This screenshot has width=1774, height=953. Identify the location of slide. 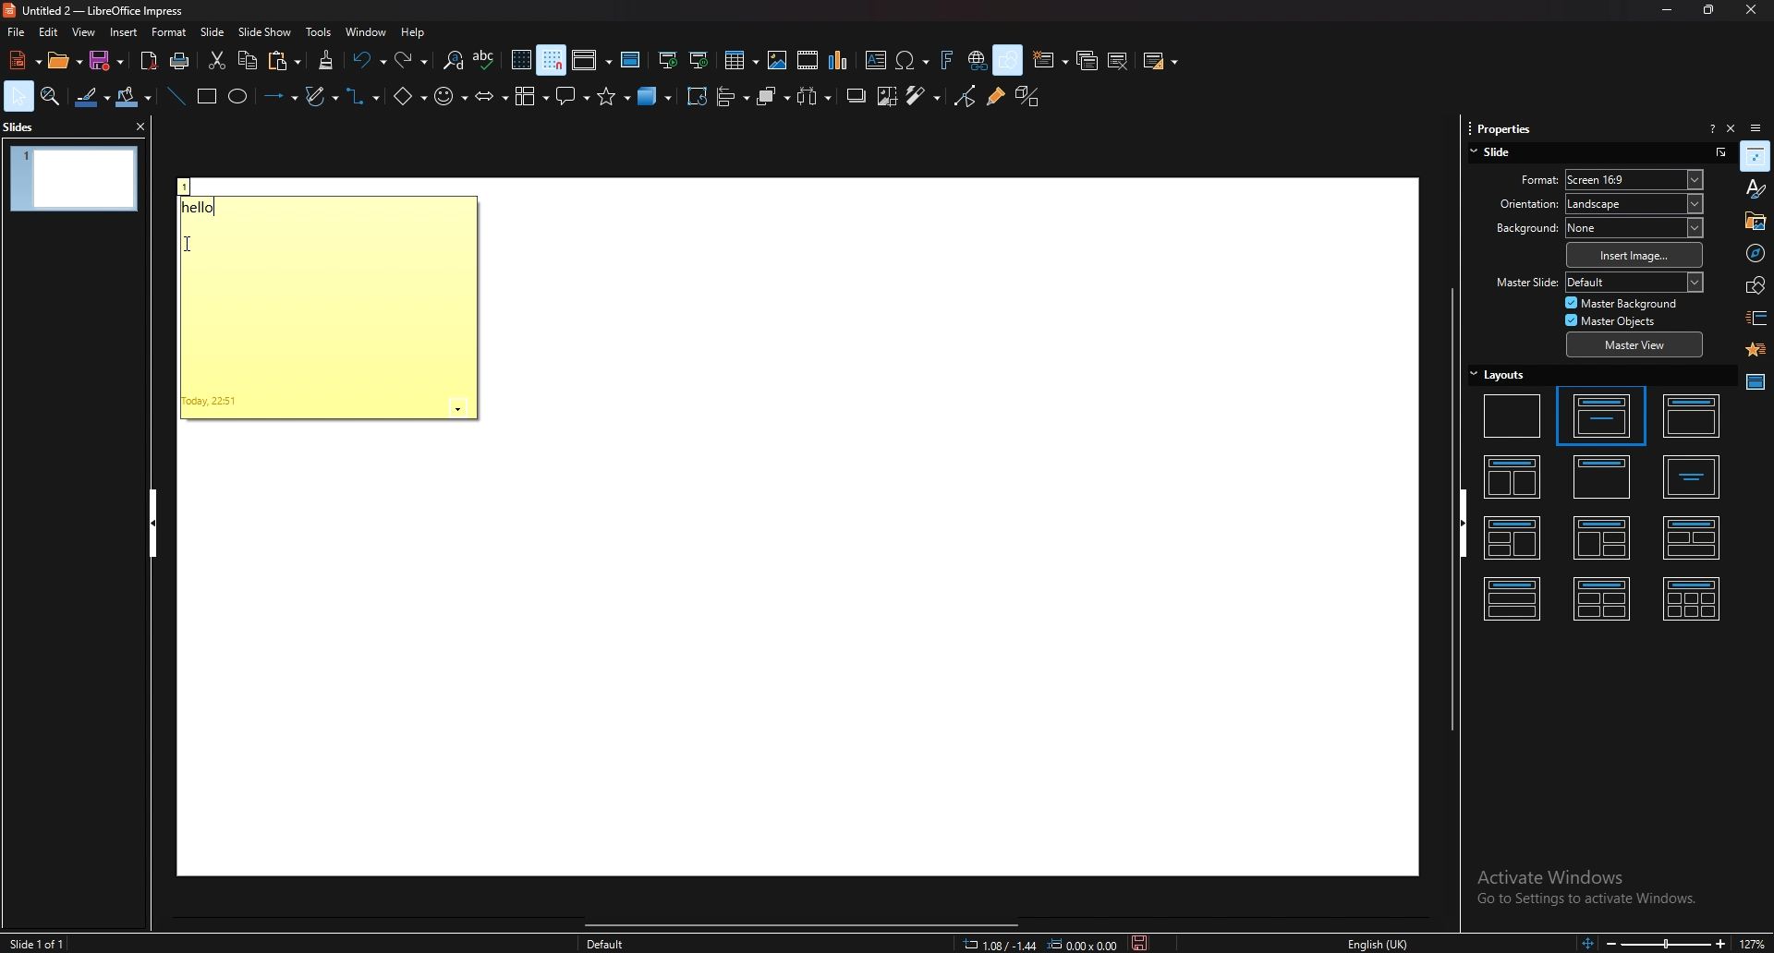
(1496, 153).